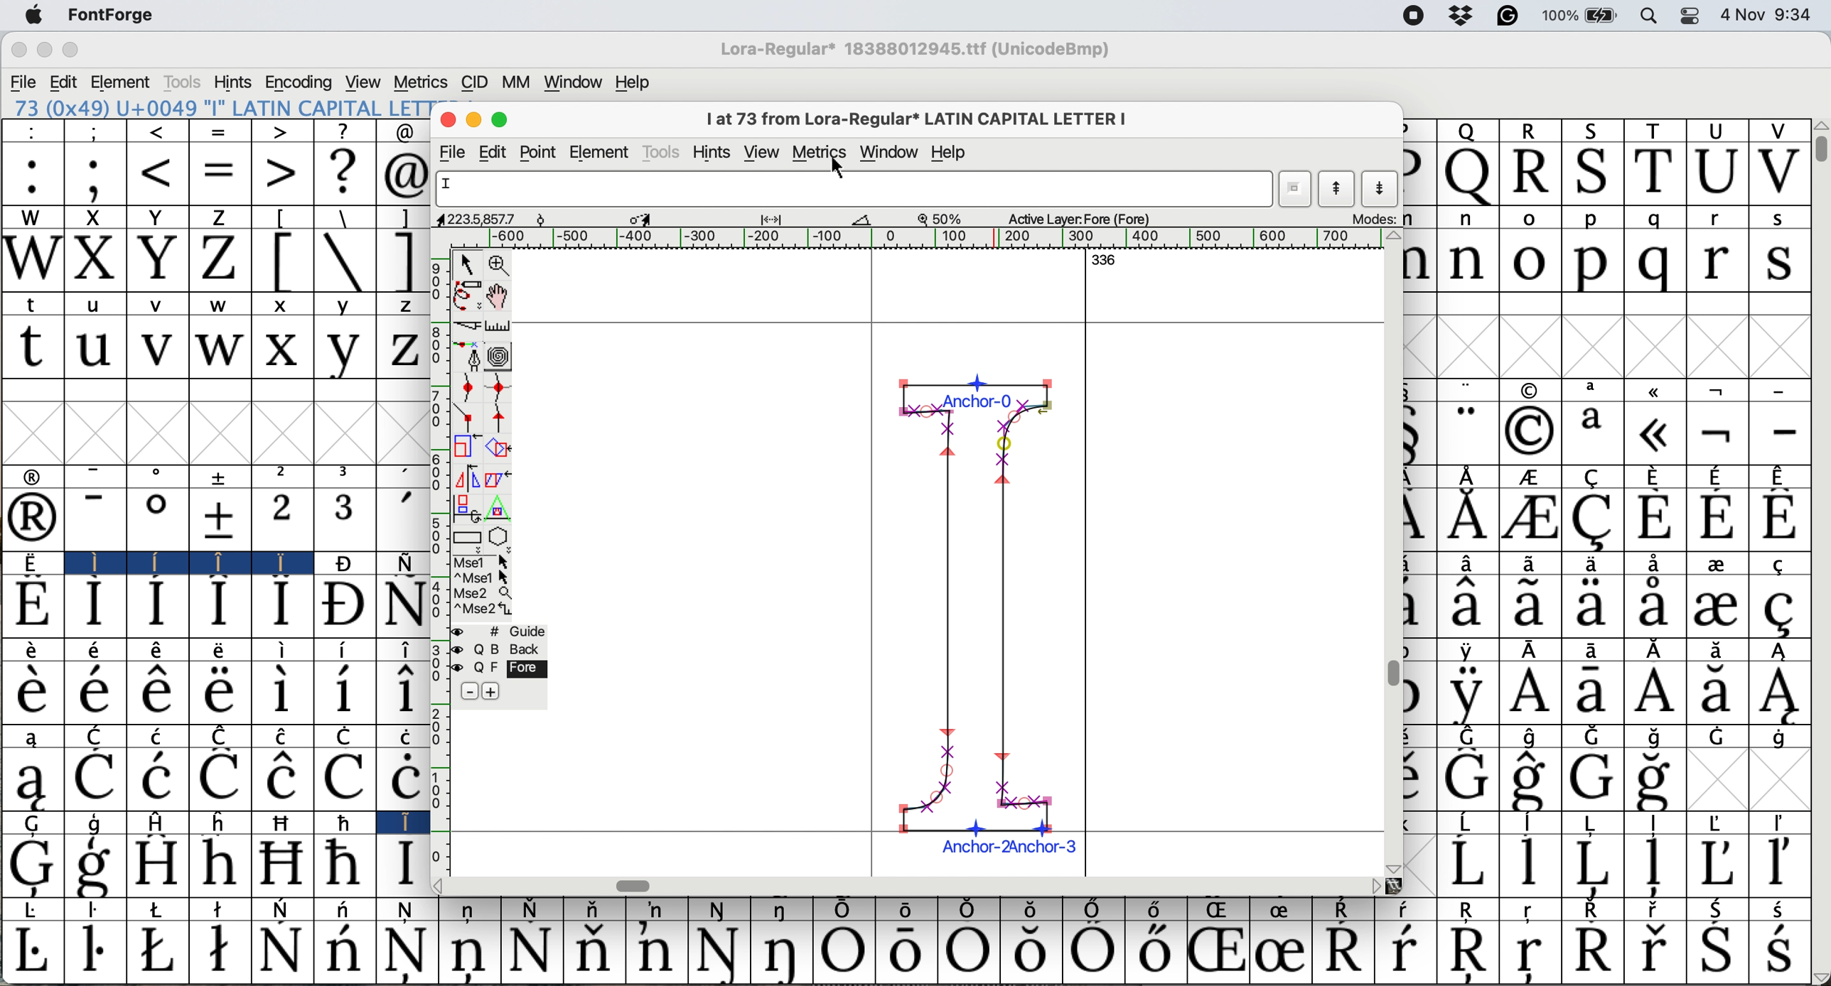 The image size is (1831, 986). I want to click on vertical scale, so click(439, 563).